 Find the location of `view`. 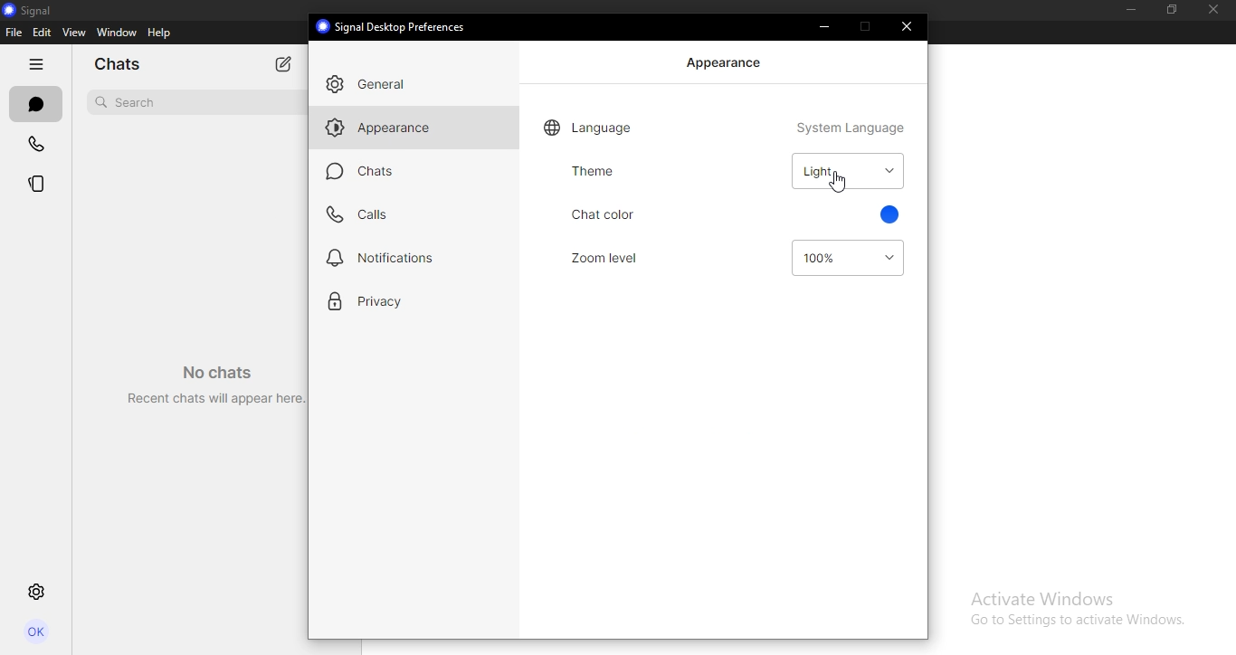

view is located at coordinates (73, 33).